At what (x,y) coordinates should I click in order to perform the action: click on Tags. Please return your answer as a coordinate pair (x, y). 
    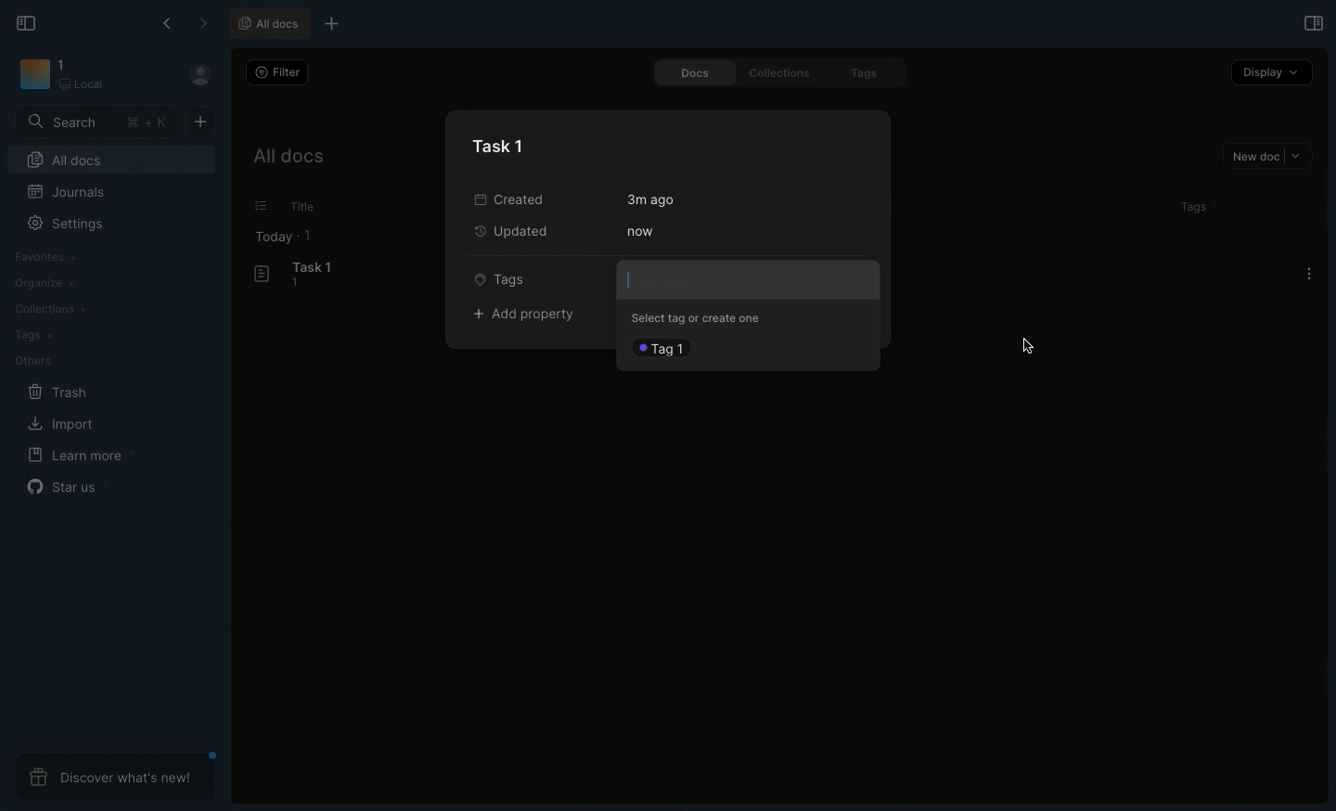
    Looking at the image, I should click on (1198, 206).